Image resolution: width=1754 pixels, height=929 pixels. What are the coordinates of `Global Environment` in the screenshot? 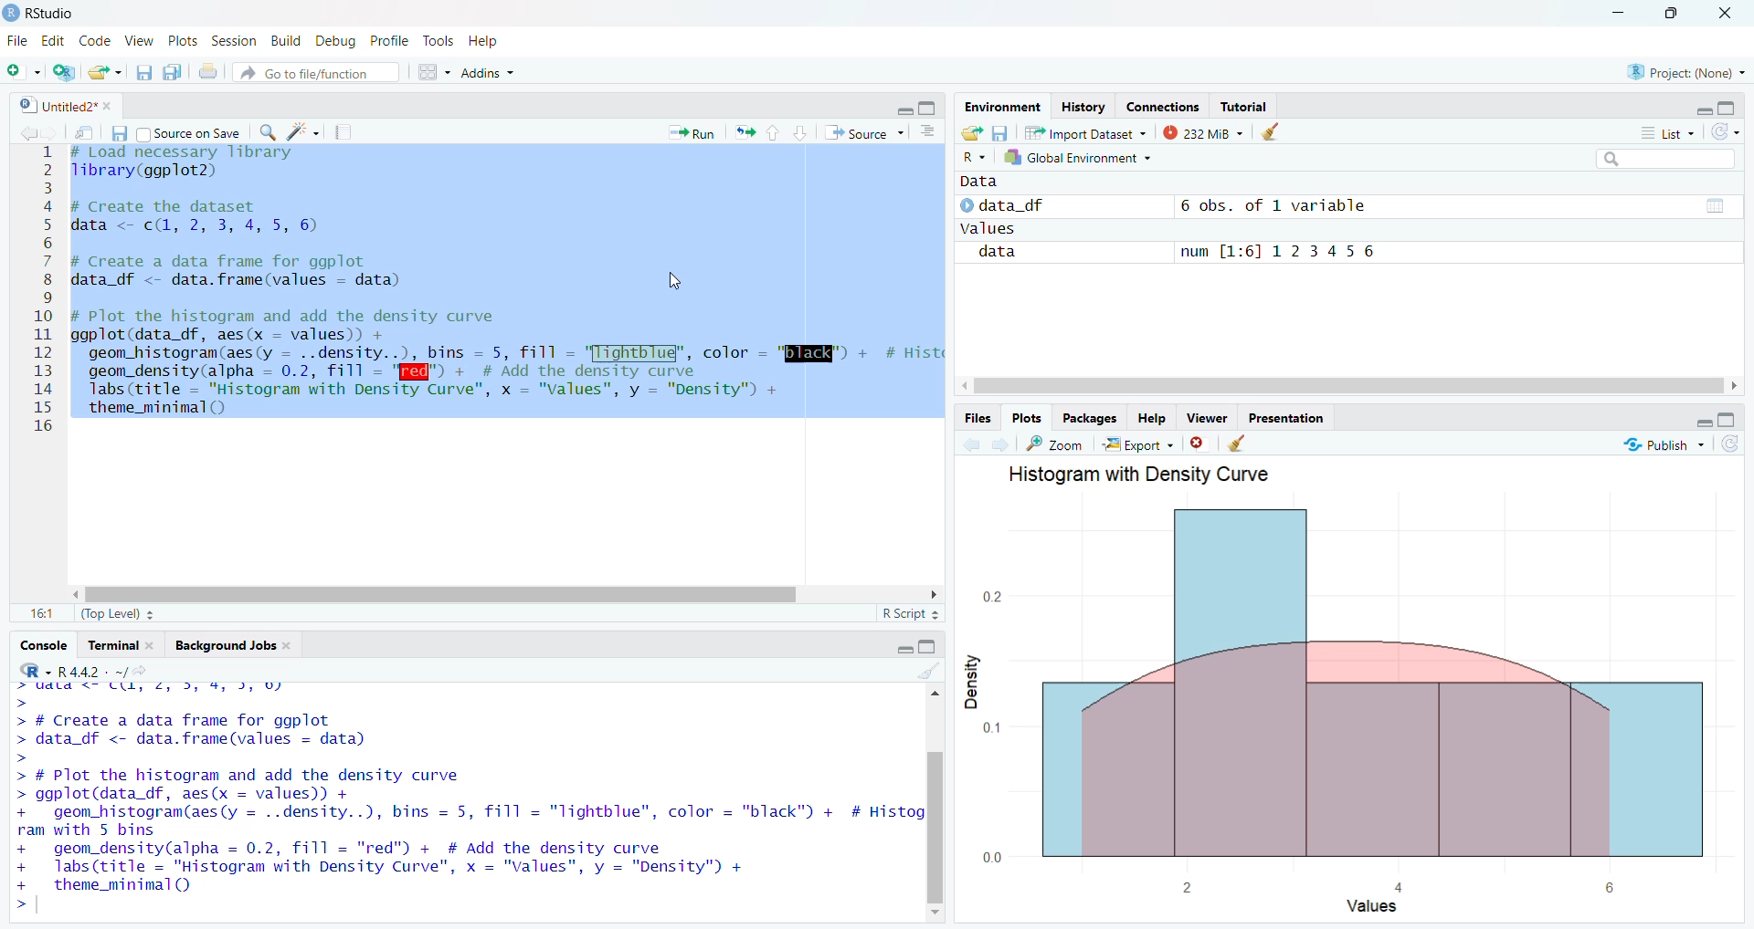 It's located at (1078, 157).